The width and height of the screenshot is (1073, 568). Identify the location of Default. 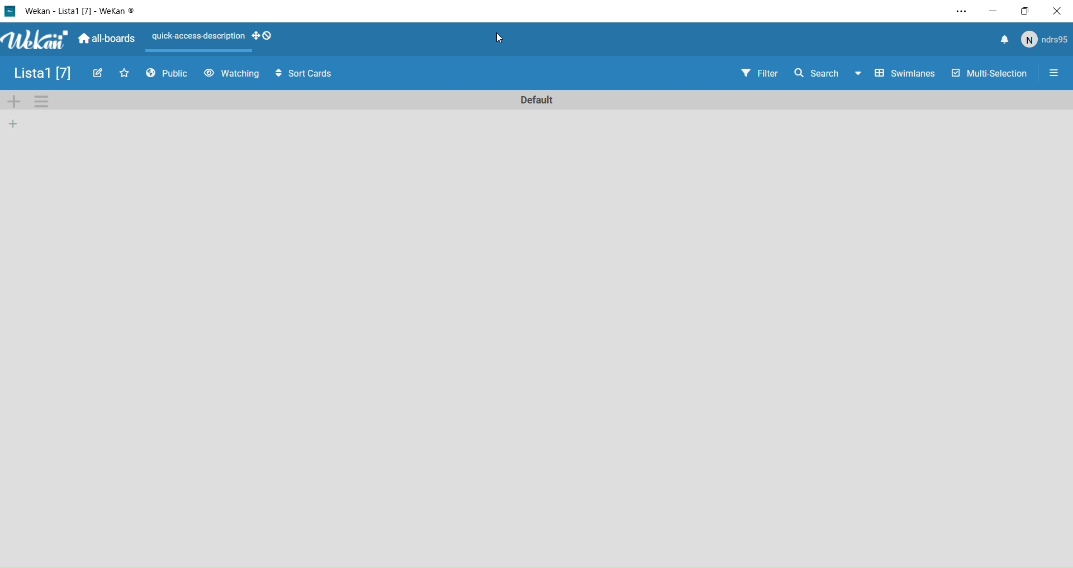
(534, 102).